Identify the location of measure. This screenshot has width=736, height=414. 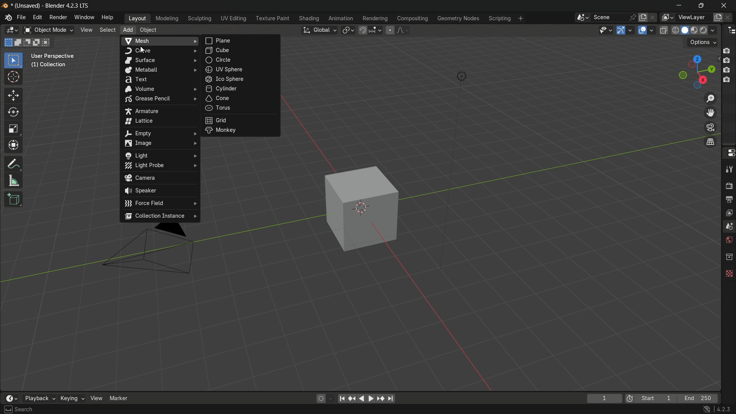
(13, 181).